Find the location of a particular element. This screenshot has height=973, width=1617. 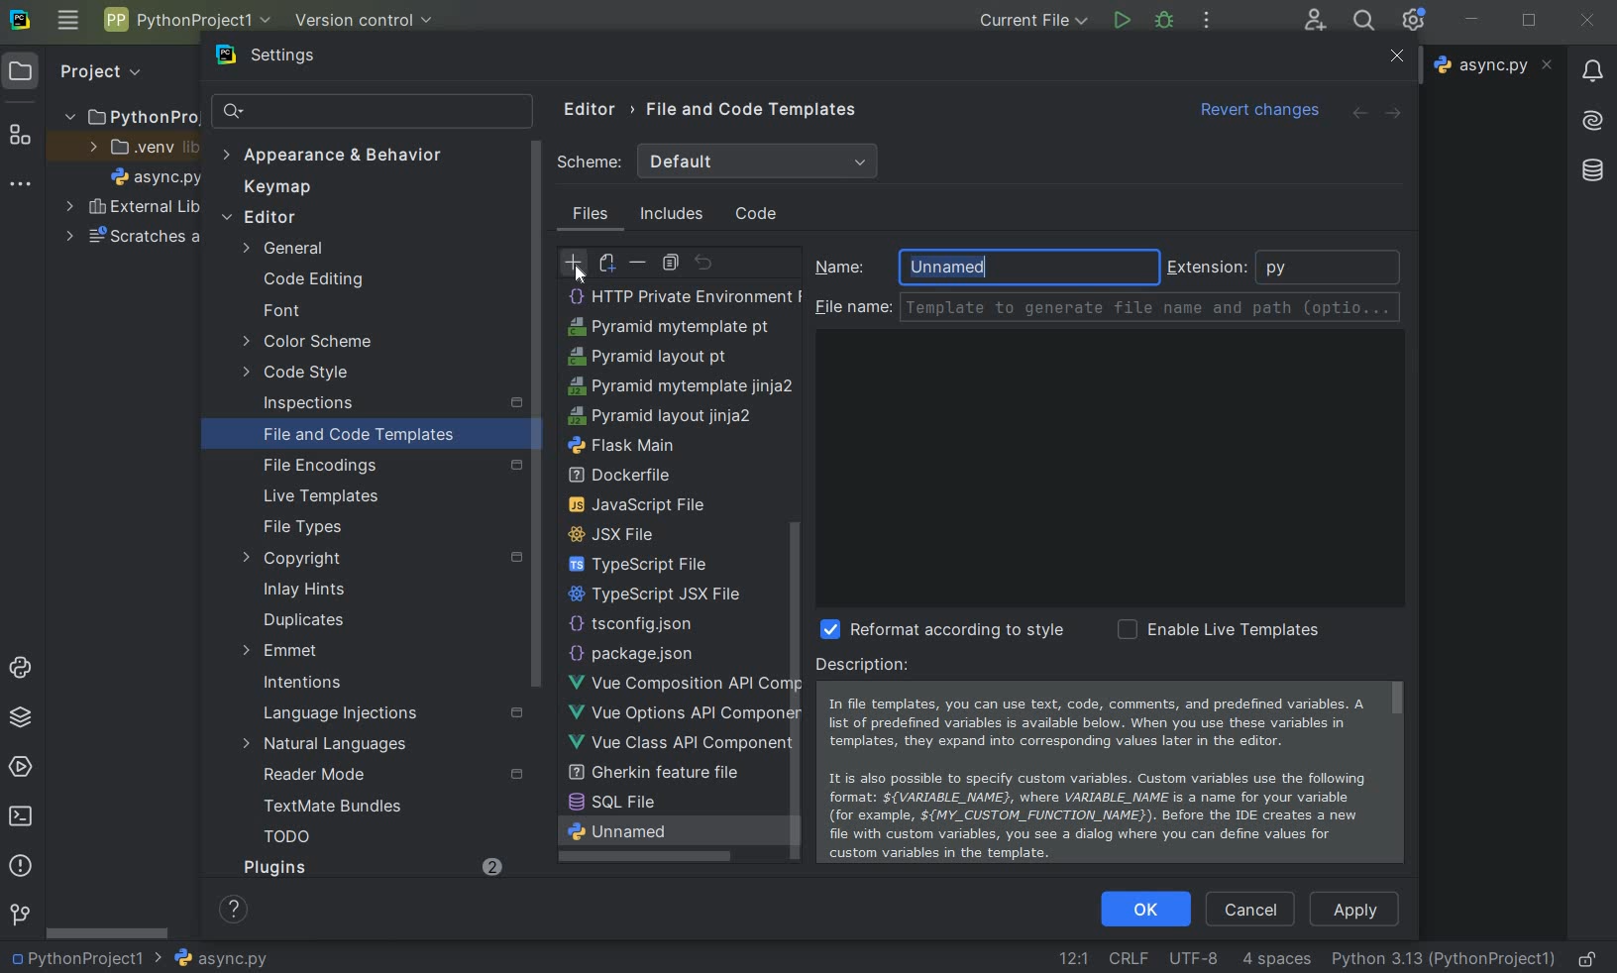

PostCSS file is located at coordinates (665, 384).